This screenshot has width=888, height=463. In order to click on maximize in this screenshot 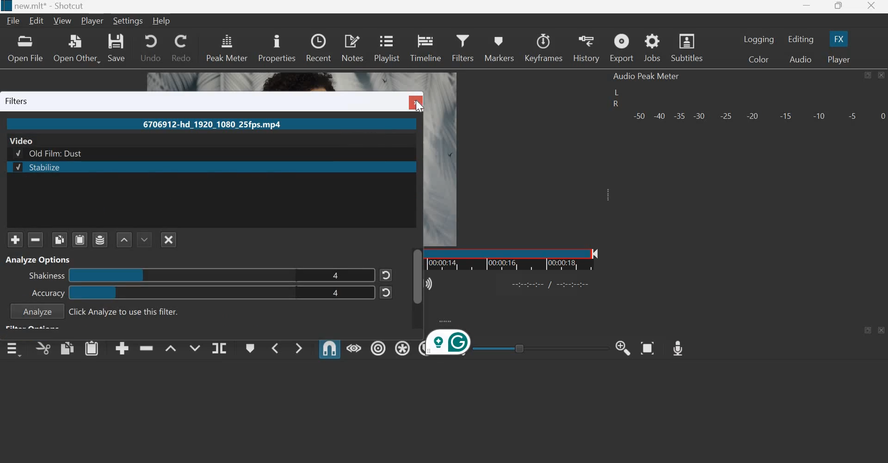, I will do `click(868, 330)`.